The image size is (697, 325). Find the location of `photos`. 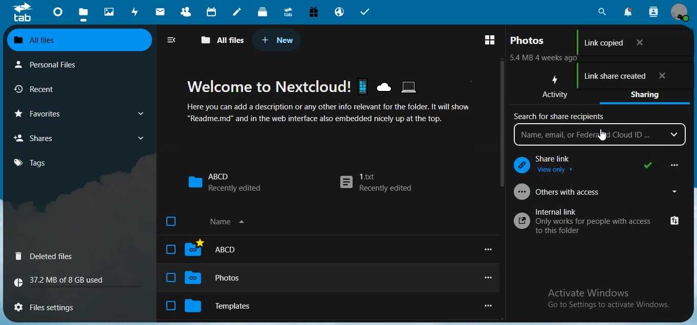

photos is located at coordinates (529, 40).